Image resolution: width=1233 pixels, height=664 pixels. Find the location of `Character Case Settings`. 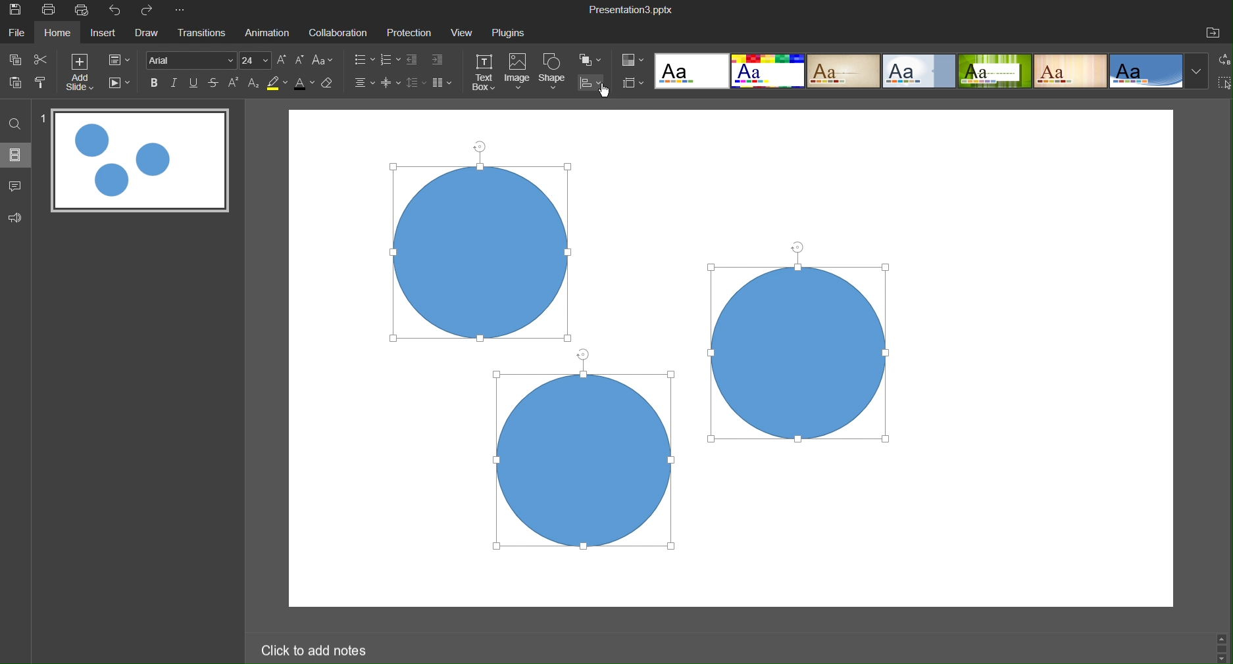

Character Case Settings is located at coordinates (322, 61).